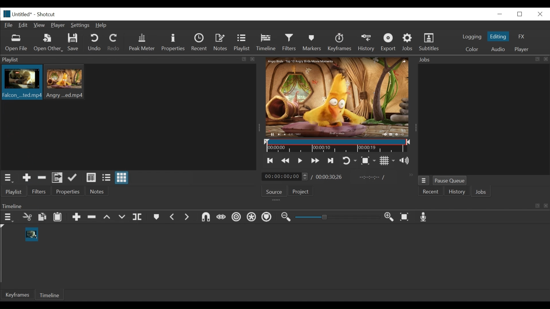 Image resolution: width=550 pixels, height=309 pixels. What do you see at coordinates (10, 25) in the screenshot?
I see `File` at bounding box center [10, 25].